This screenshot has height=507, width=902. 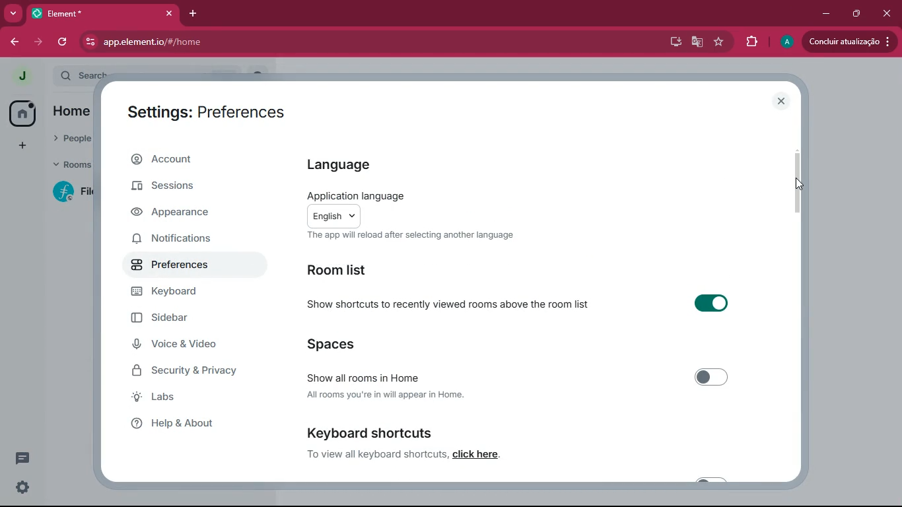 I want to click on extensions, so click(x=749, y=42).